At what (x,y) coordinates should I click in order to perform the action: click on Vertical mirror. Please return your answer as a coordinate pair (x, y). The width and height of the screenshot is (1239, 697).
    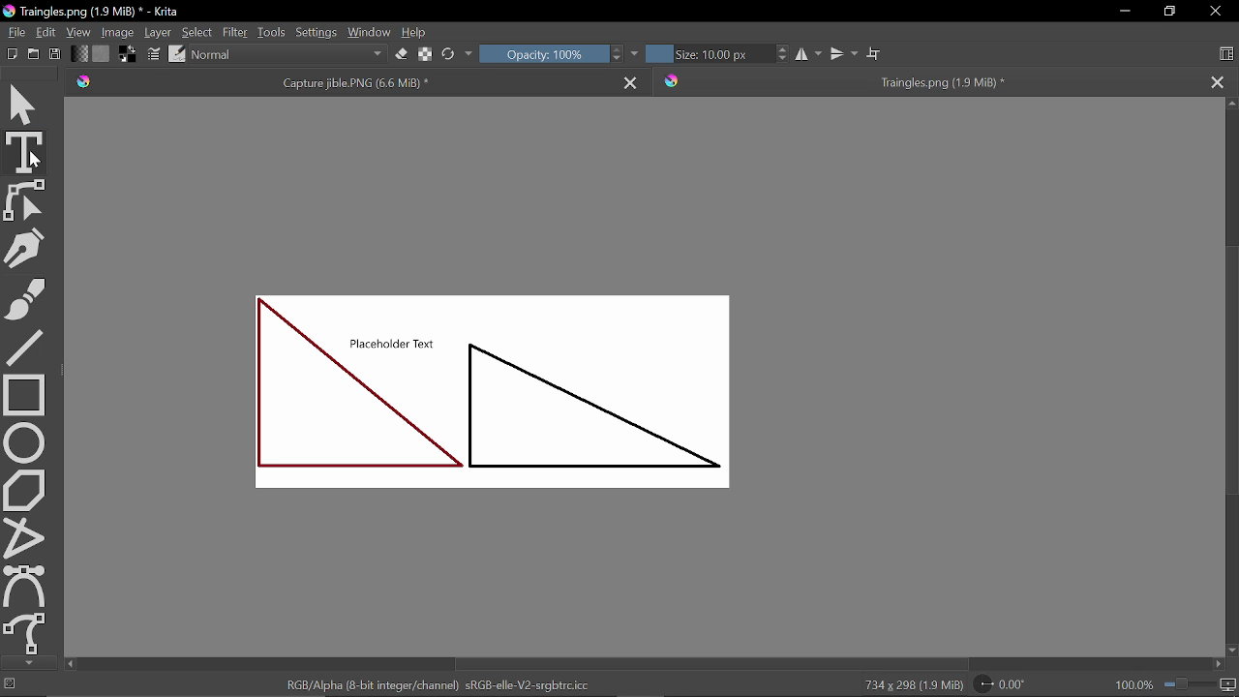
    Looking at the image, I should click on (842, 53).